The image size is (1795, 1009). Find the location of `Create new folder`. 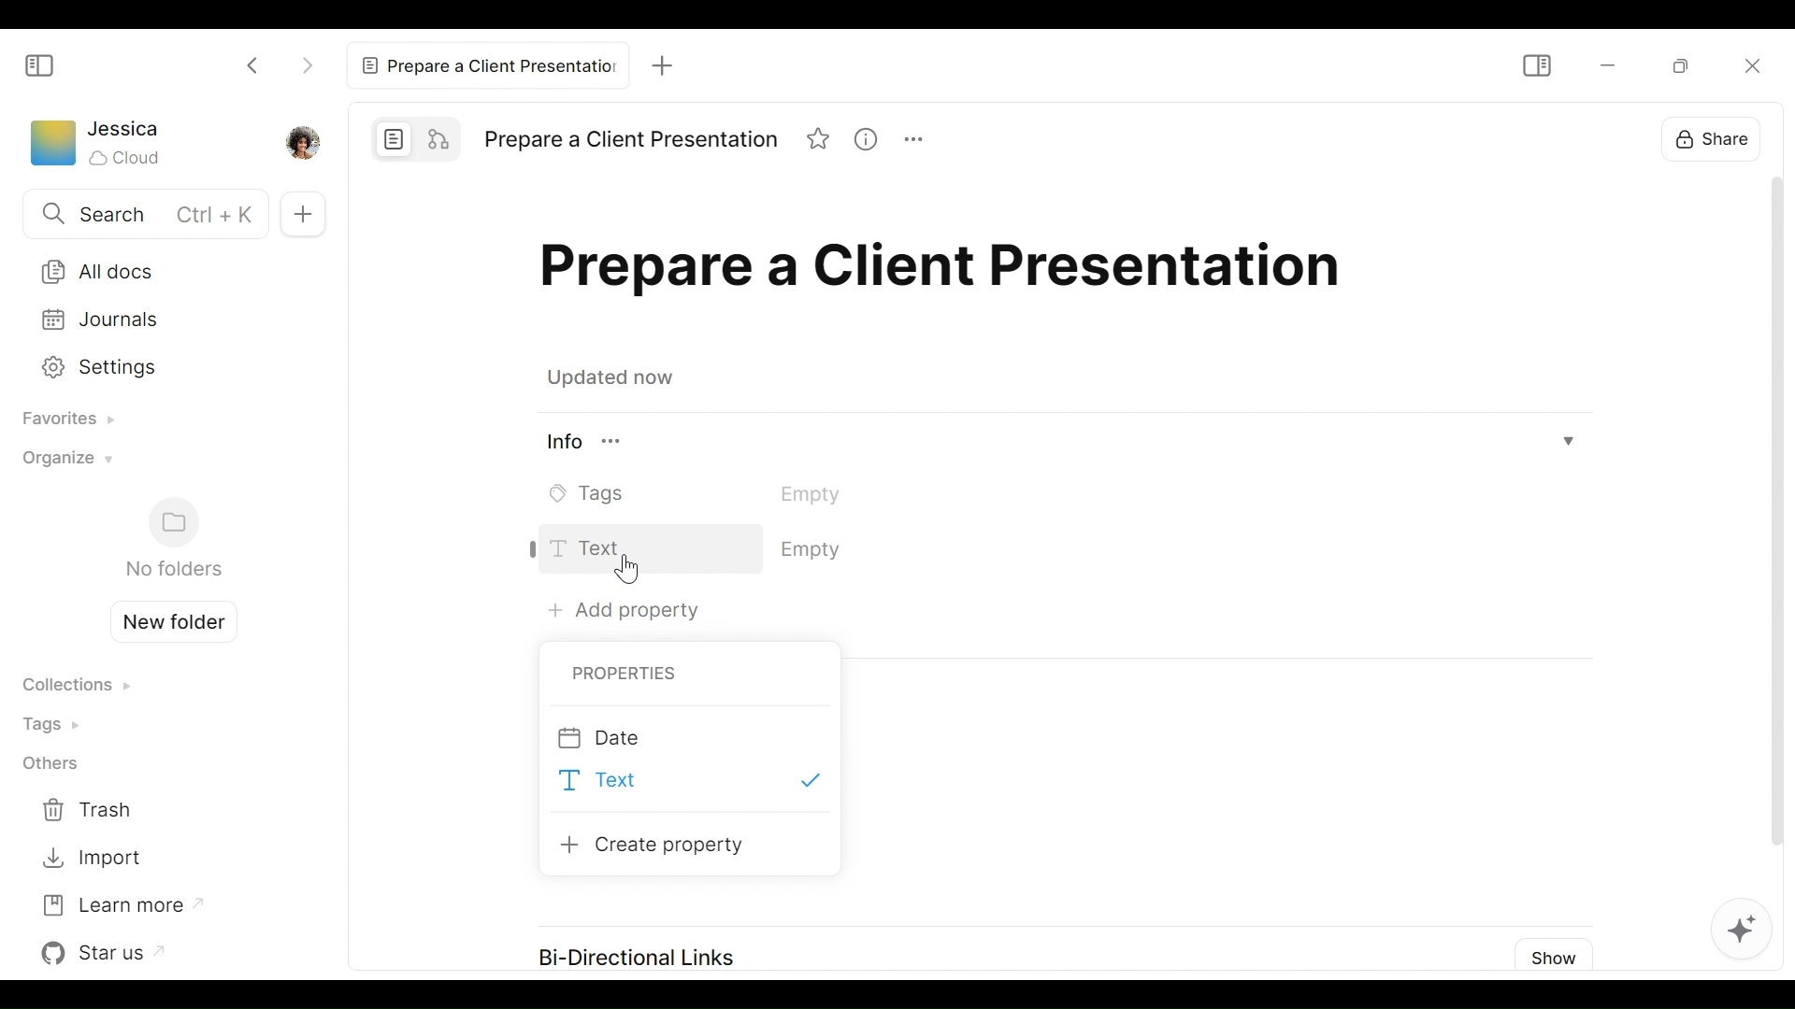

Create new folder is located at coordinates (166, 619).